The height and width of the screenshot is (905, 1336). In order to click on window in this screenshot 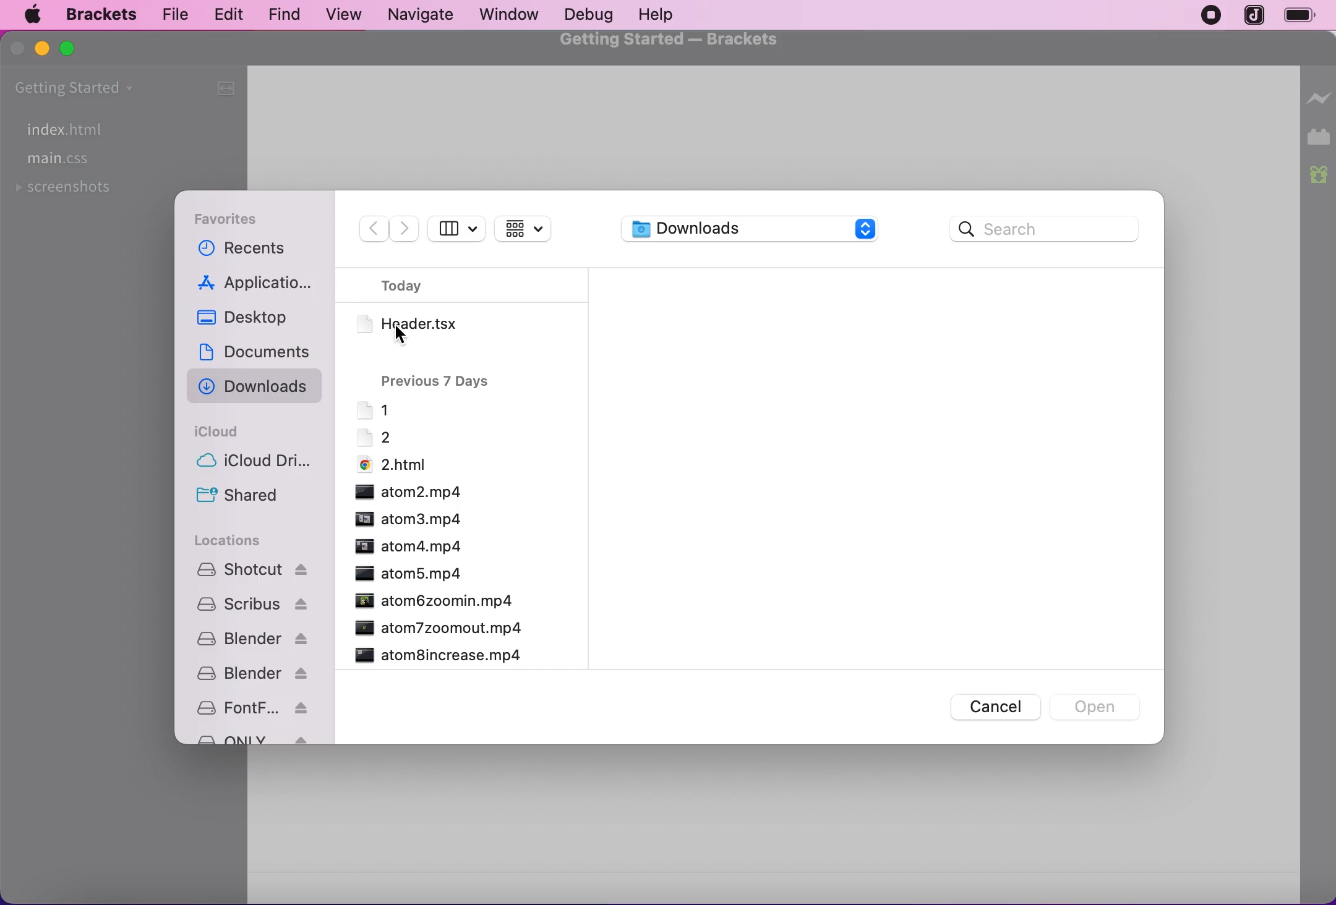, I will do `click(510, 14)`.